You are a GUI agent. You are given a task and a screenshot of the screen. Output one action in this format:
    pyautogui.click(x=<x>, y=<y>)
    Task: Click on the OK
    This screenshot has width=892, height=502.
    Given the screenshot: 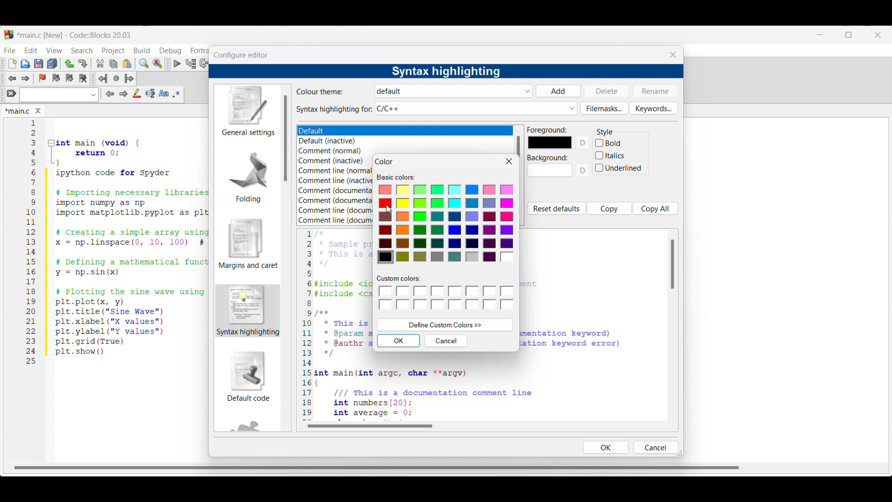 What is the action you would take?
    pyautogui.click(x=605, y=447)
    